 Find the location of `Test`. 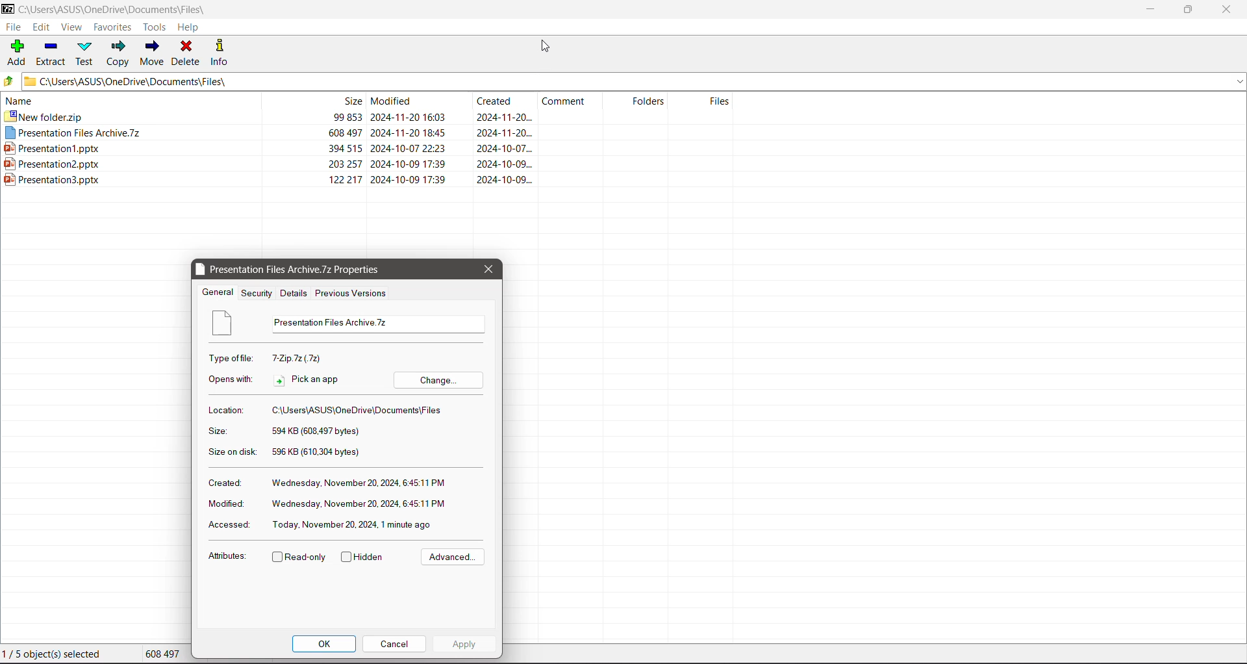

Test is located at coordinates (86, 54).